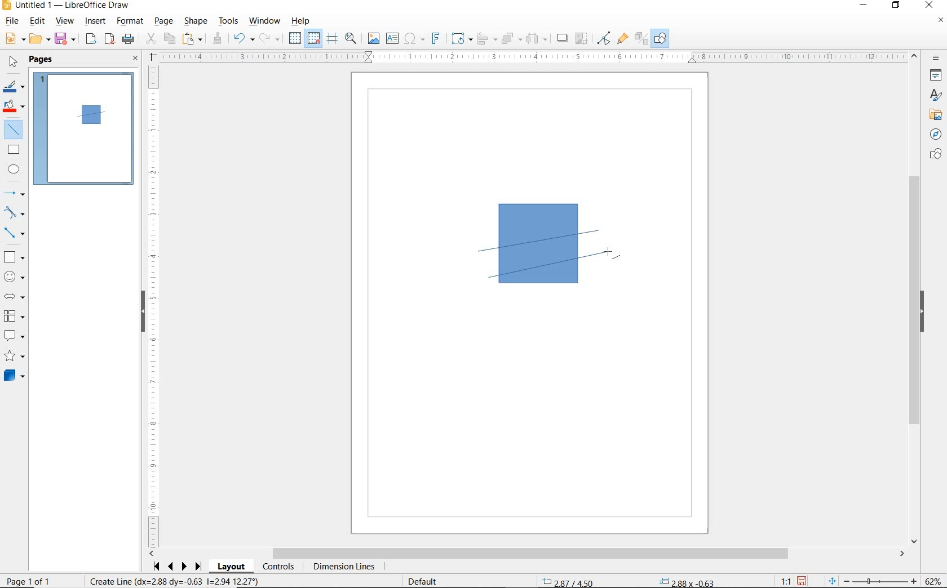 The width and height of the screenshot is (947, 588). Describe the element at coordinates (550, 242) in the screenshot. I see `LINE` at that location.